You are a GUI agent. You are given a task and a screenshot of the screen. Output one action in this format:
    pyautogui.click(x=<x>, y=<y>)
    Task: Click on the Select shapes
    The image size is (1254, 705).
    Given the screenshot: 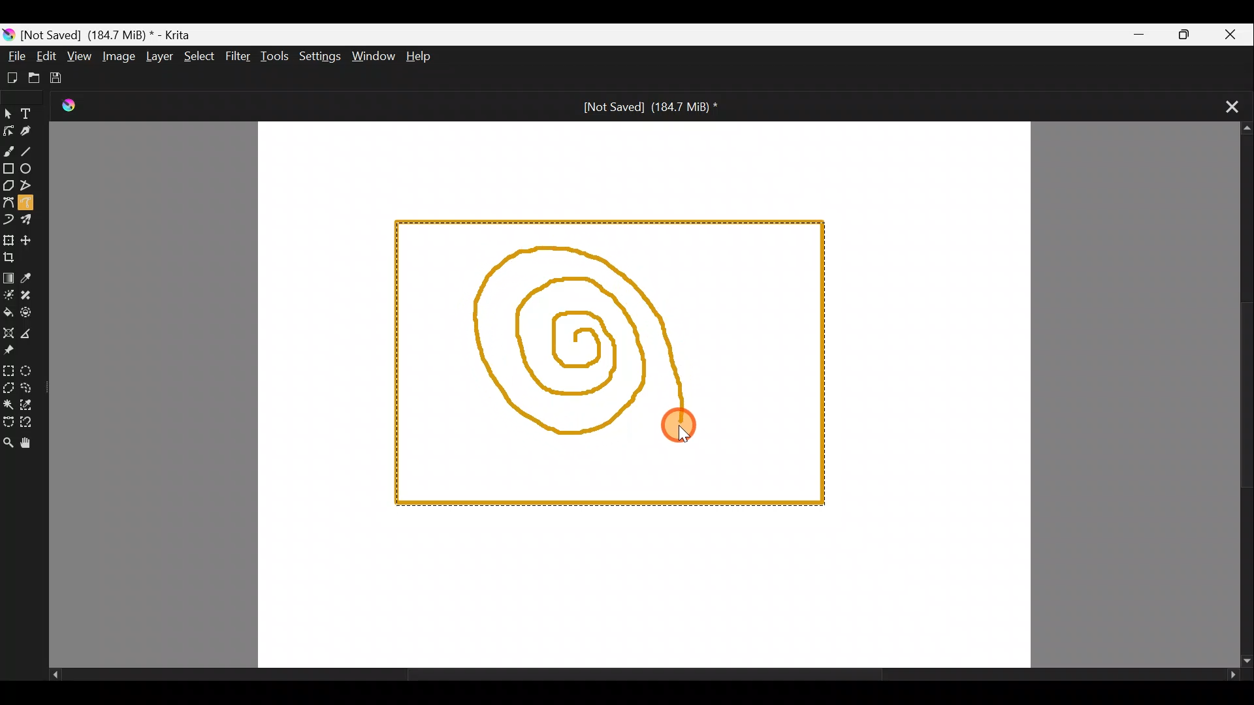 What is the action you would take?
    pyautogui.click(x=9, y=112)
    